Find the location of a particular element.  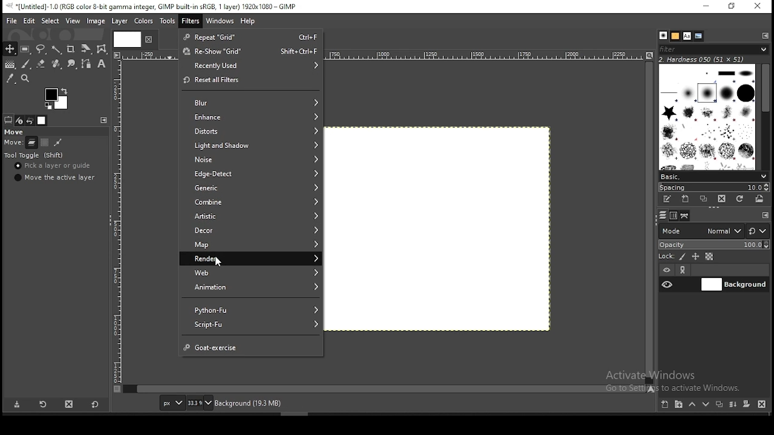

gradient tool is located at coordinates (10, 64).